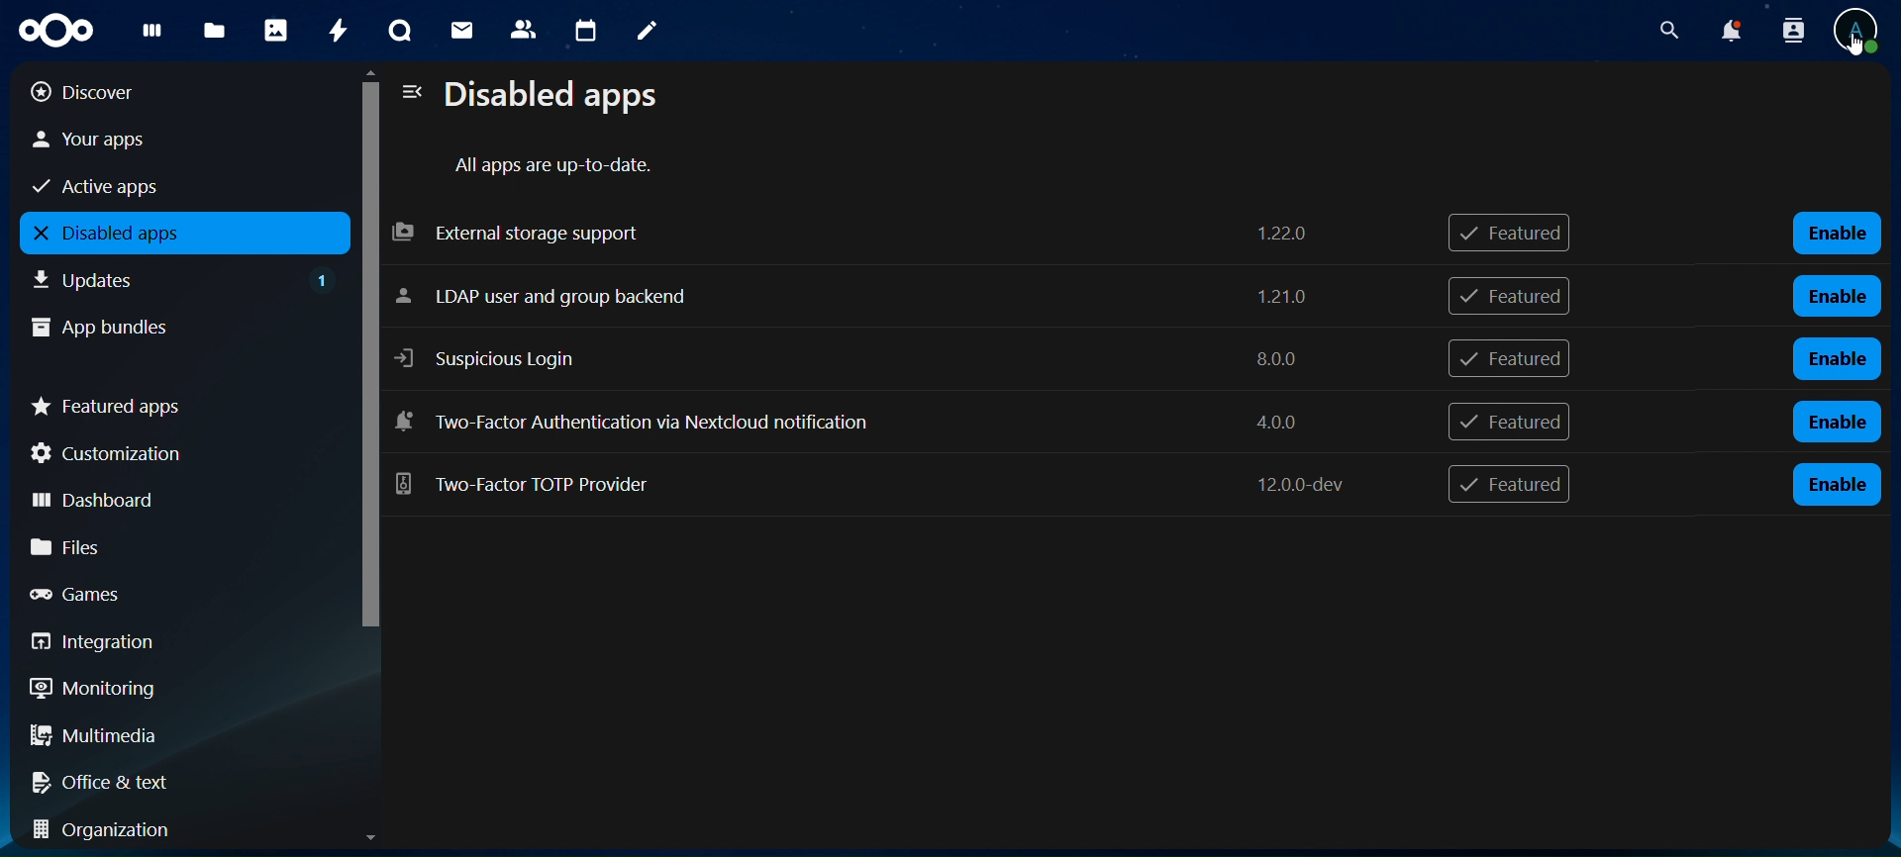 This screenshot has height=857, width=1901. What do you see at coordinates (366, 372) in the screenshot?
I see `scrollbar` at bounding box center [366, 372].